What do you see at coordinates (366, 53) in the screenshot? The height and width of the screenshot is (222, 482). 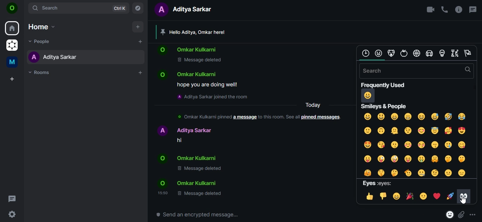 I see `frequently used` at bounding box center [366, 53].